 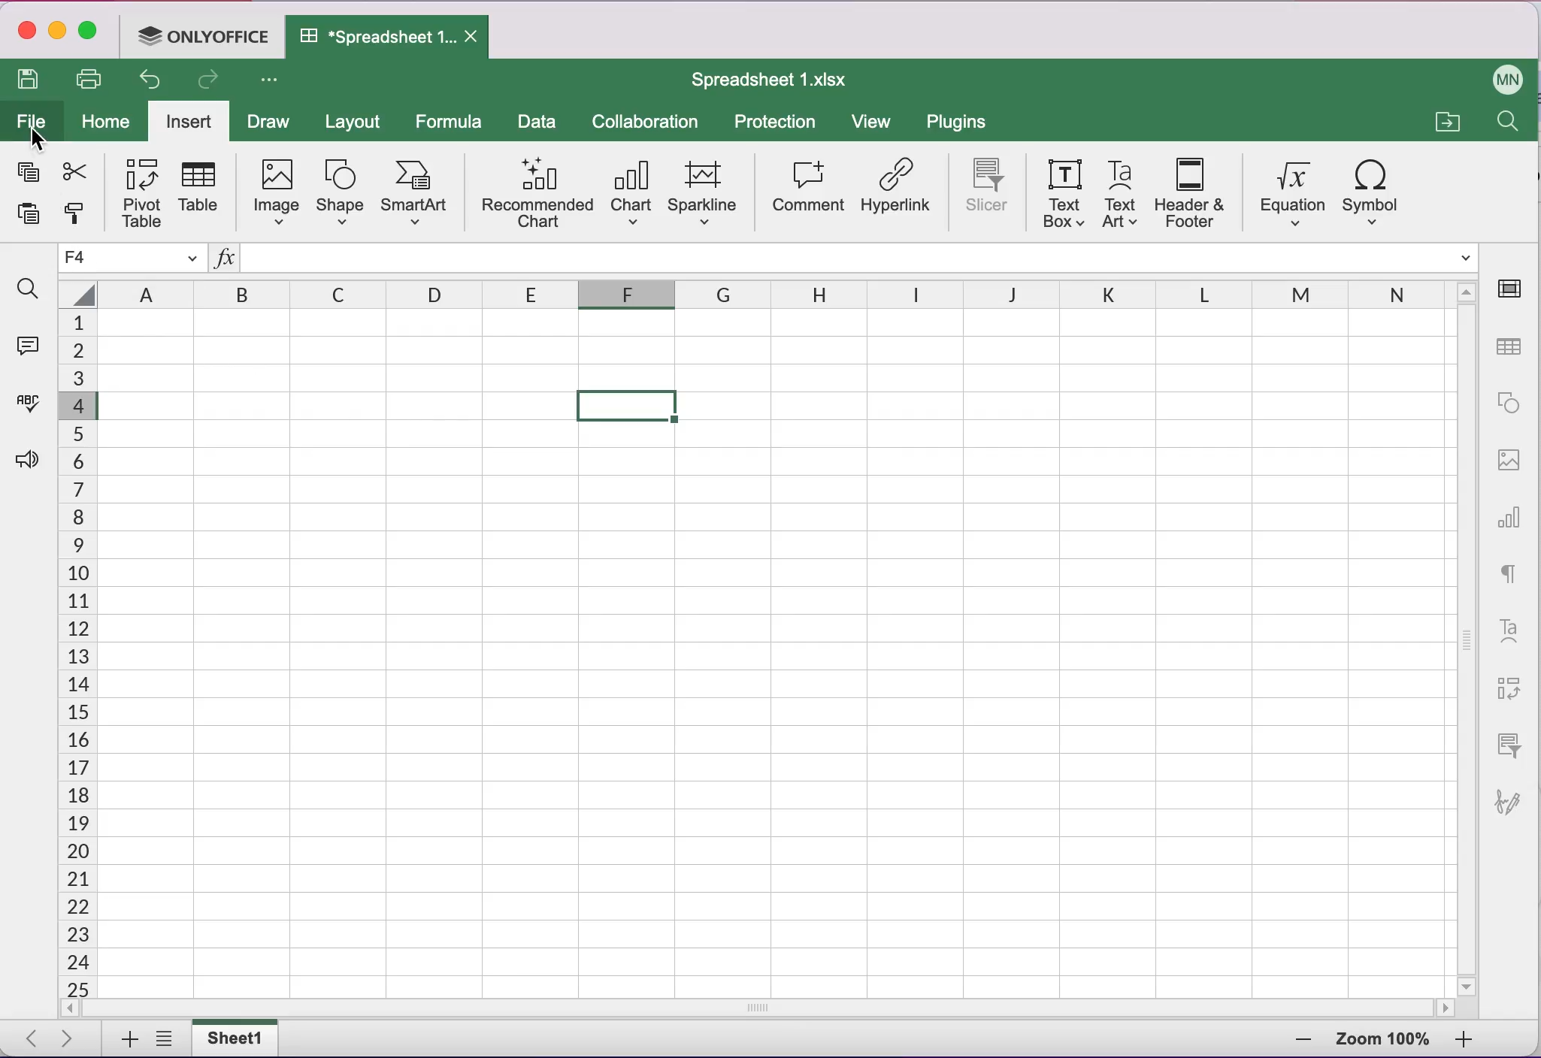 What do you see at coordinates (357, 122) in the screenshot?
I see `layout` at bounding box center [357, 122].